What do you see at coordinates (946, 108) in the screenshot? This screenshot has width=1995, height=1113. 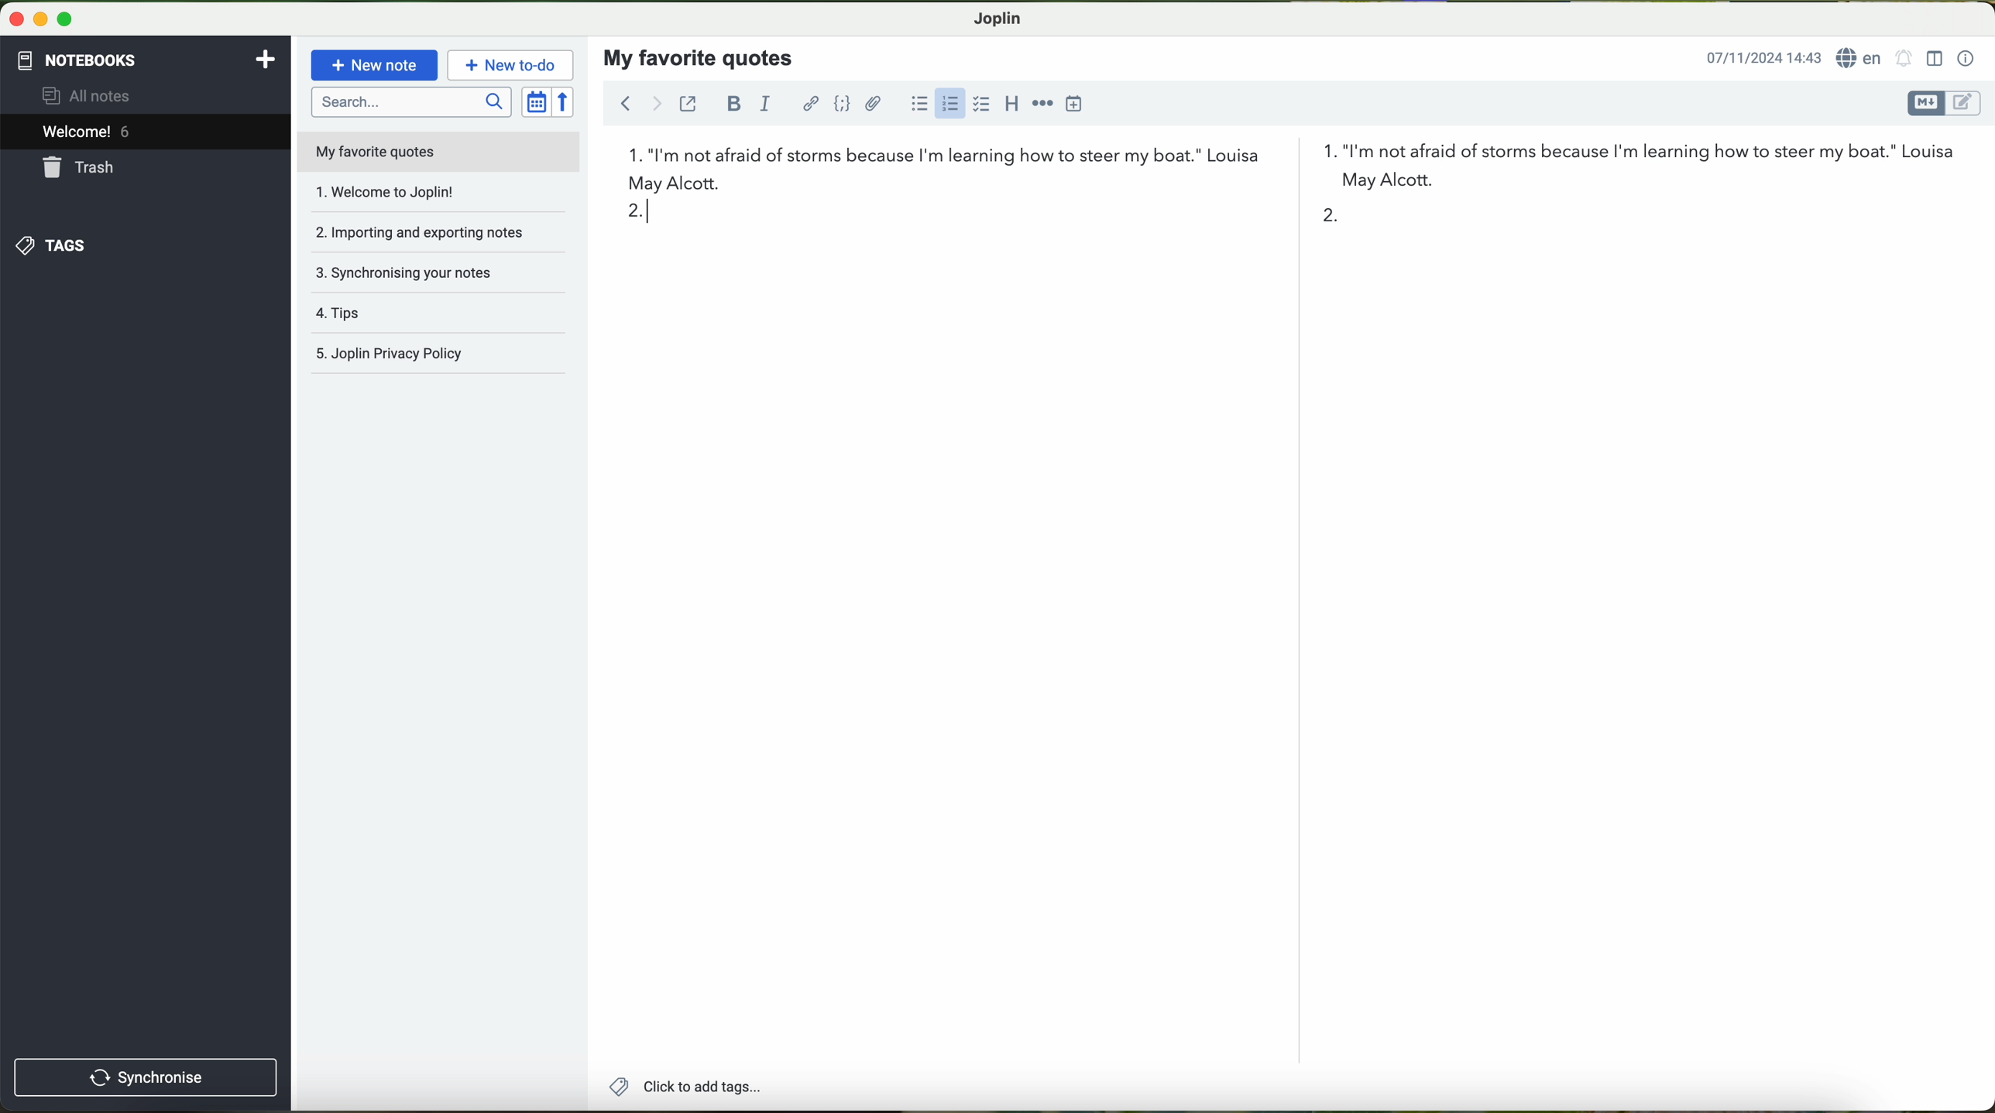 I see `click on numbered list option` at bounding box center [946, 108].